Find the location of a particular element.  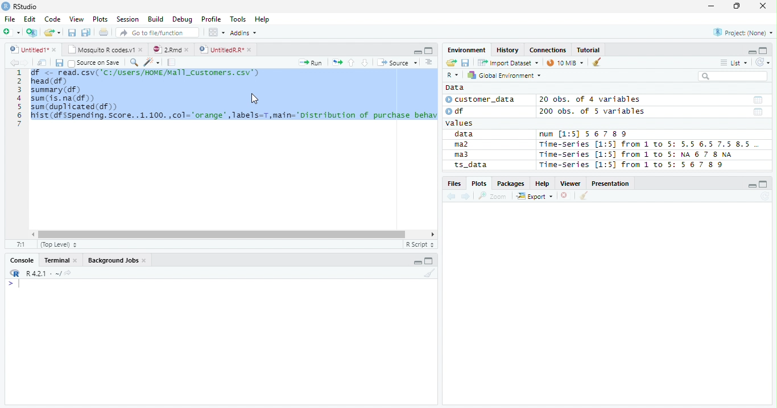

Minimize is located at coordinates (416, 51).